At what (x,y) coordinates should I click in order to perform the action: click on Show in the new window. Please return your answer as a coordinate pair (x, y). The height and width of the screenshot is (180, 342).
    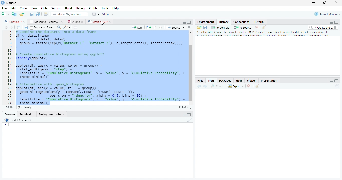
    Looking at the image, I should click on (18, 27).